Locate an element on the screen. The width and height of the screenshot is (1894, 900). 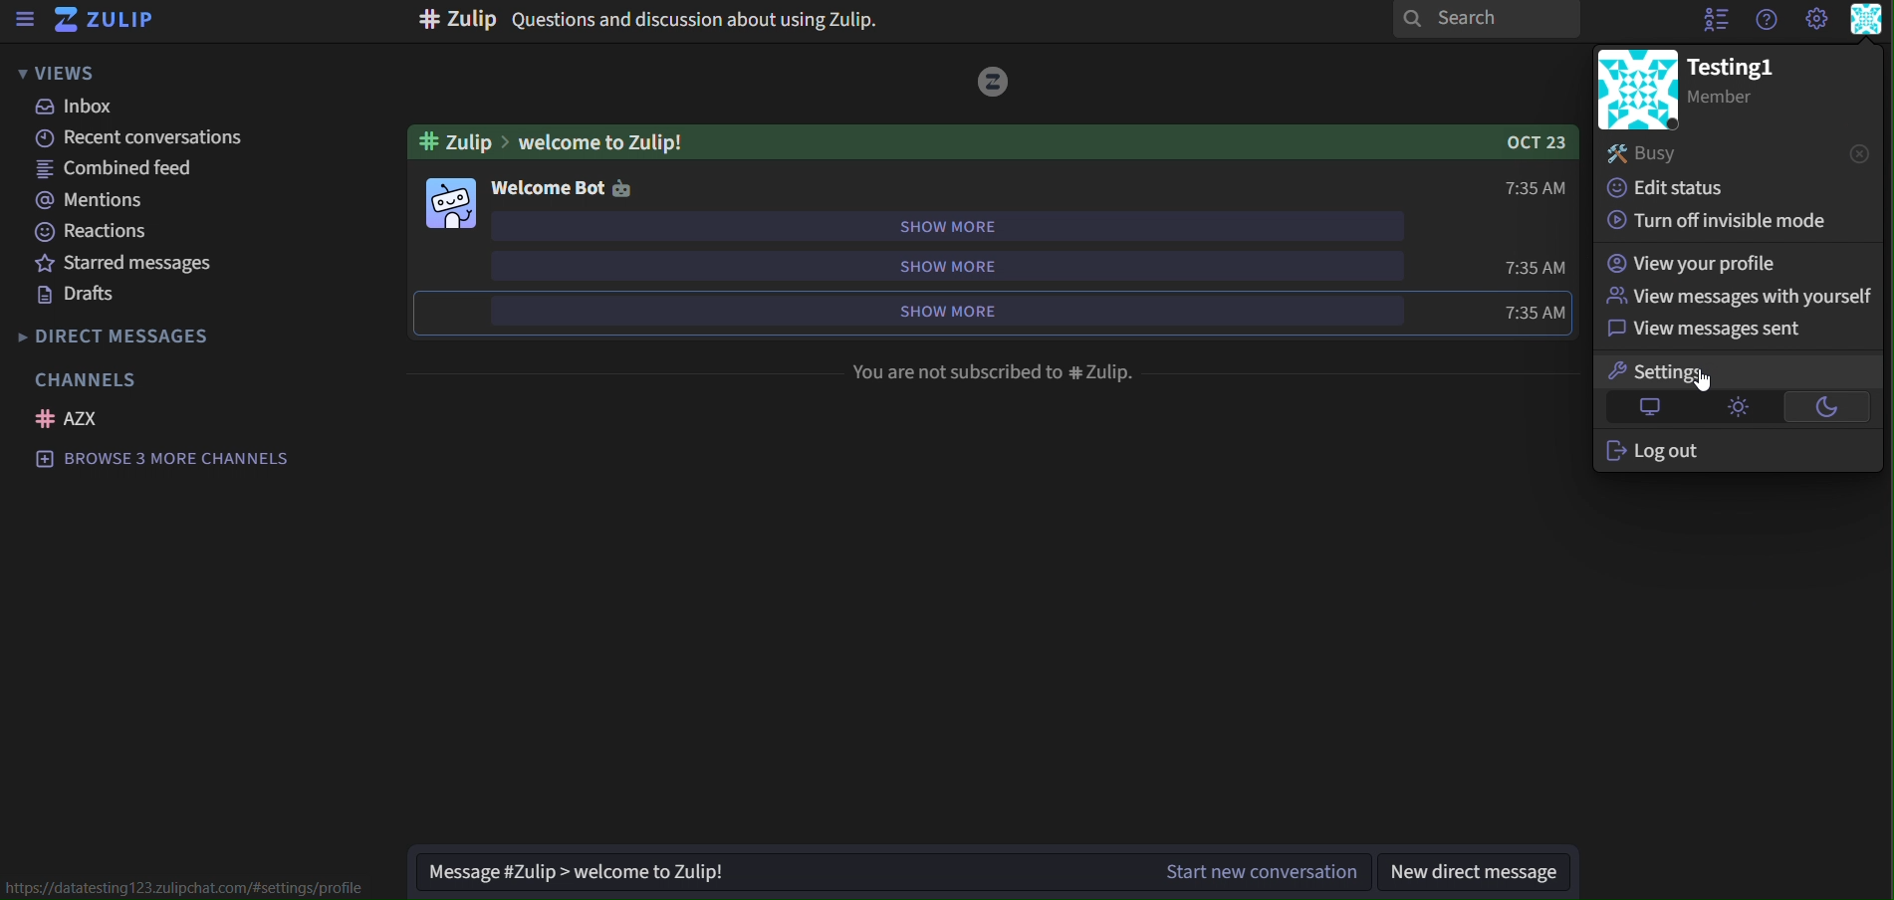
light theme is located at coordinates (1738, 407).